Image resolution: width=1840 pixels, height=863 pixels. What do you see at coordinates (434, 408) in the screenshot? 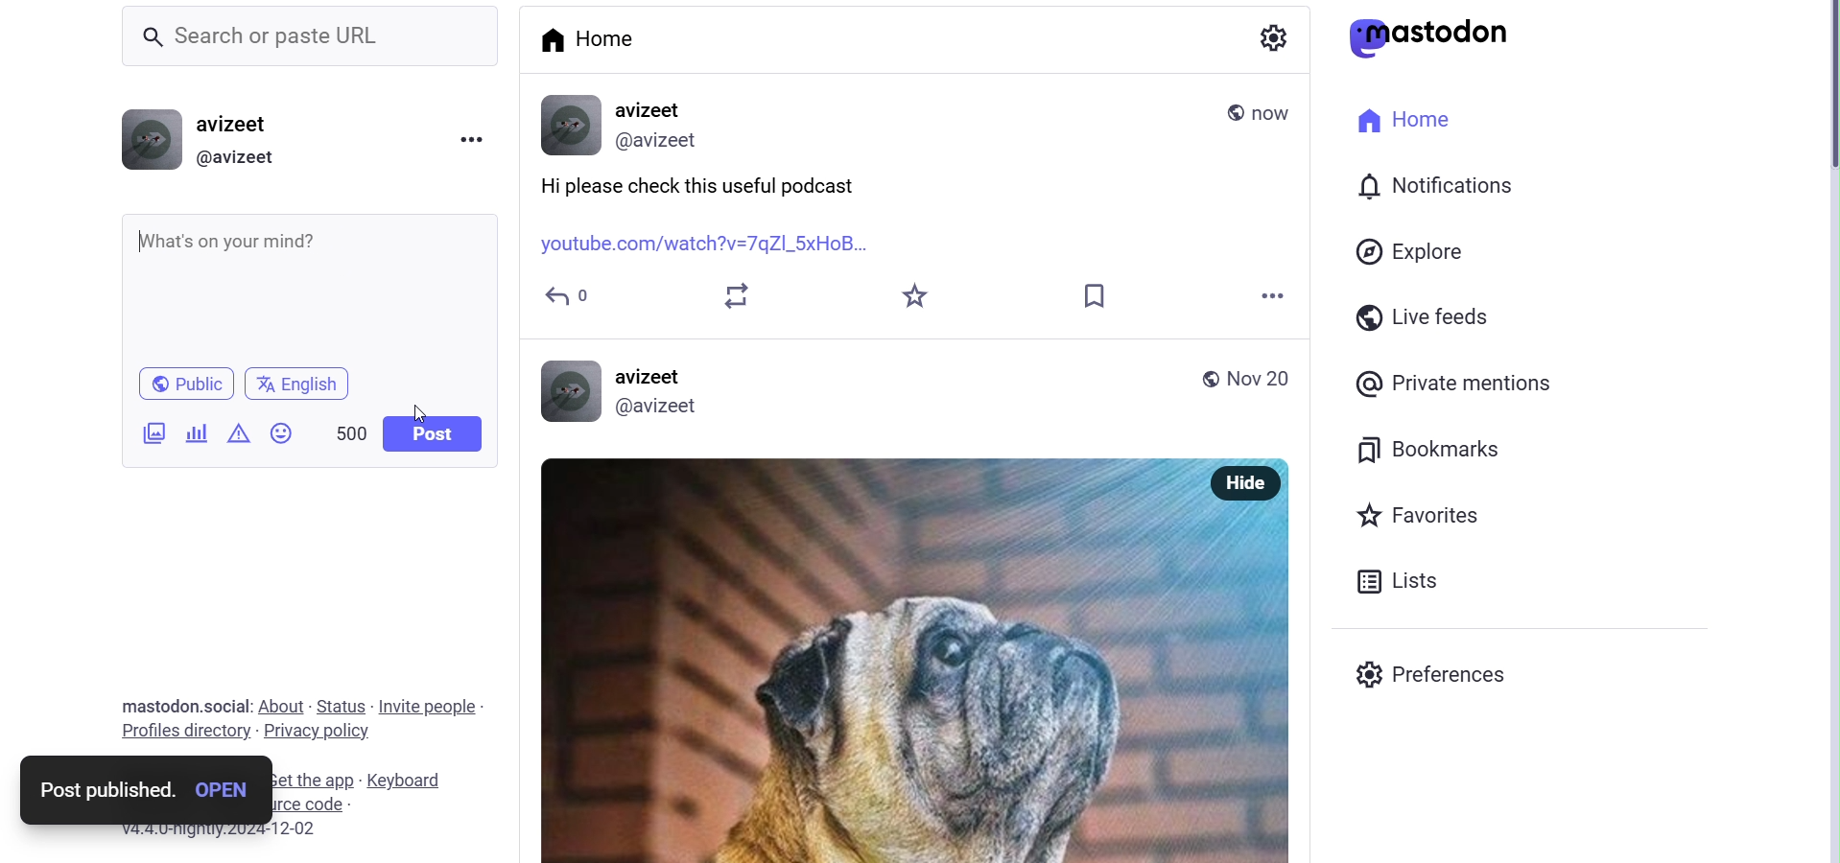
I see `cursor` at bounding box center [434, 408].